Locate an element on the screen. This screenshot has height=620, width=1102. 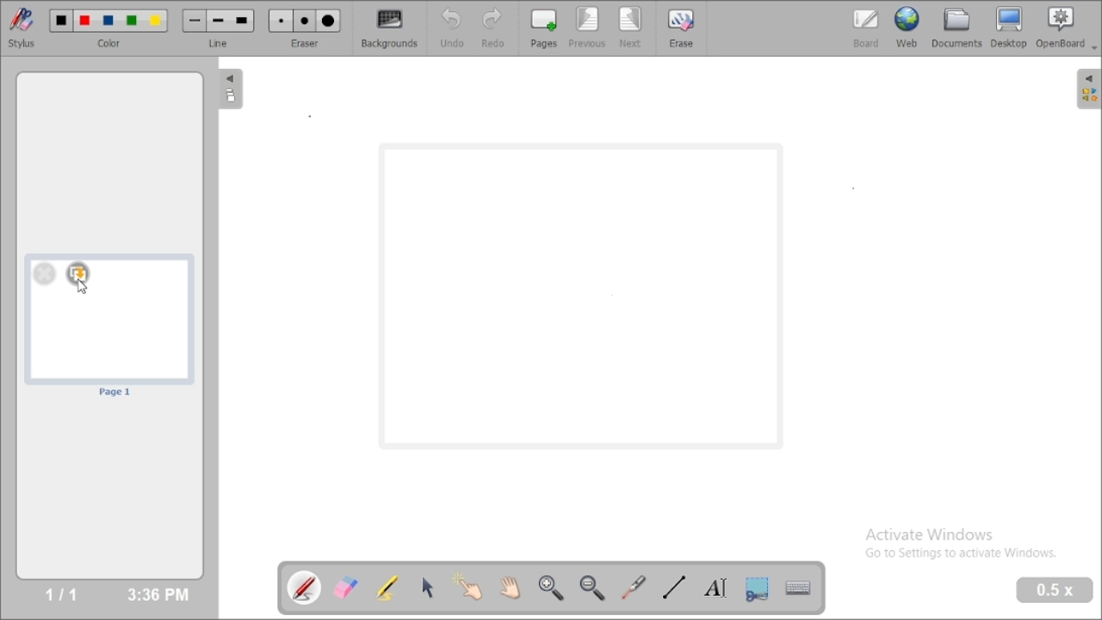
Activate Windows
Go to Settings to activate Windows. is located at coordinates (966, 546).